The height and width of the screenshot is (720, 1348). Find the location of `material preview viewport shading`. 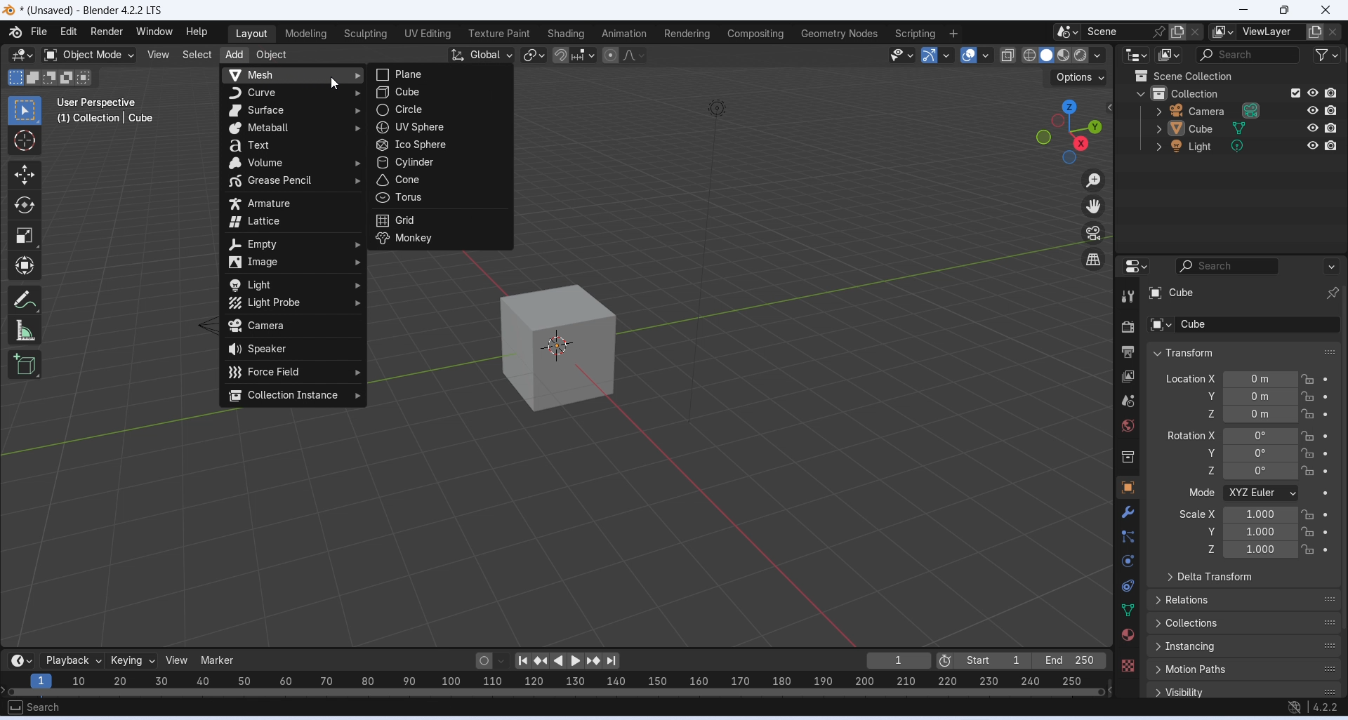

material preview viewport shading is located at coordinates (1064, 55).